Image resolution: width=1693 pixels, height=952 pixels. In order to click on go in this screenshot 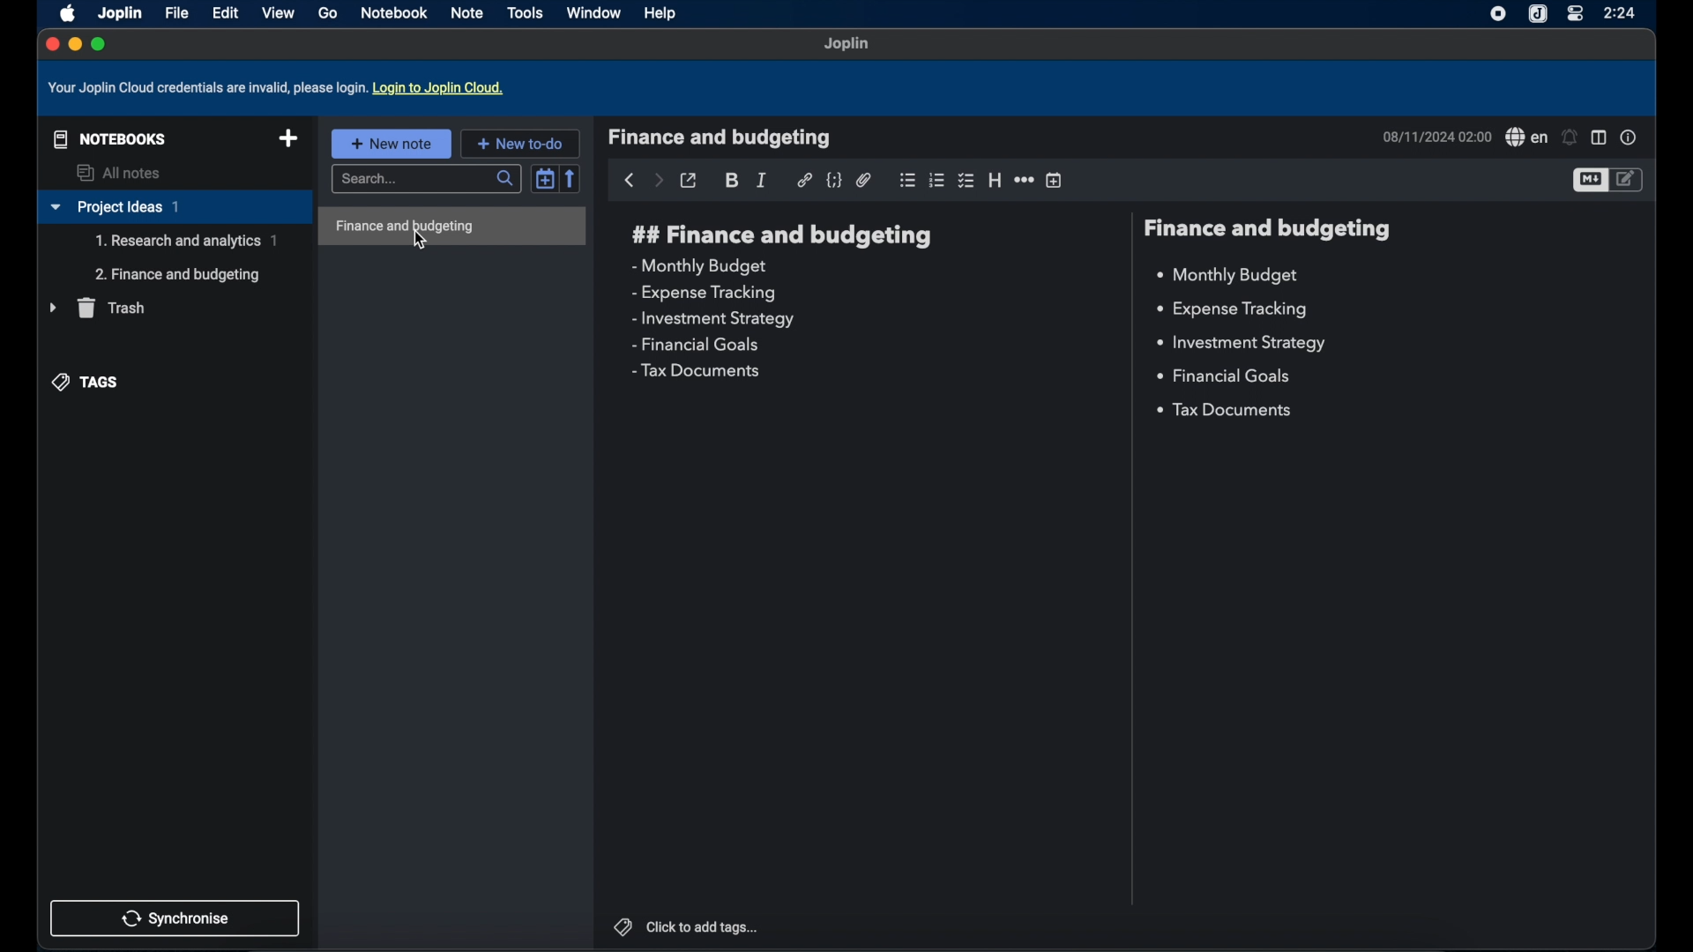, I will do `click(327, 13)`.